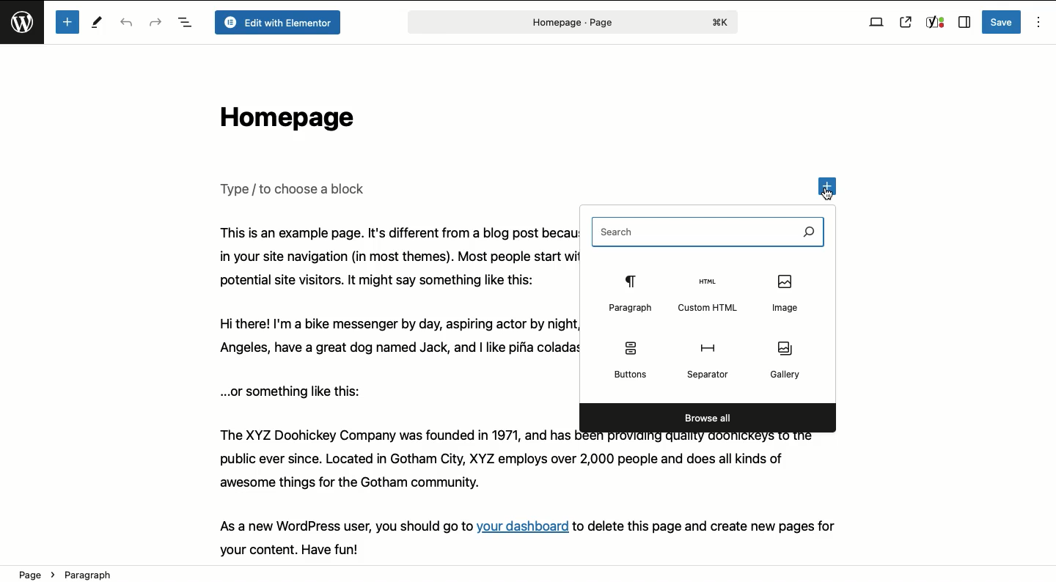 The height and width of the screenshot is (582, 1056). Describe the element at coordinates (708, 417) in the screenshot. I see `Browse all` at that location.